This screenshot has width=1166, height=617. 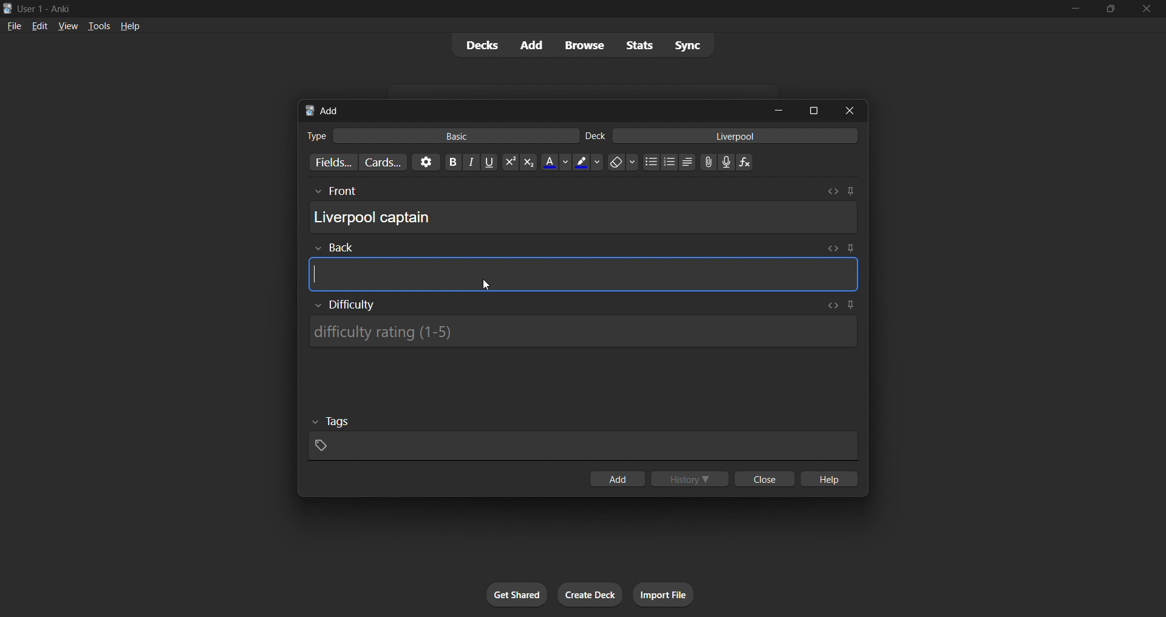 I want to click on Toggle HTML editor, so click(x=833, y=305).